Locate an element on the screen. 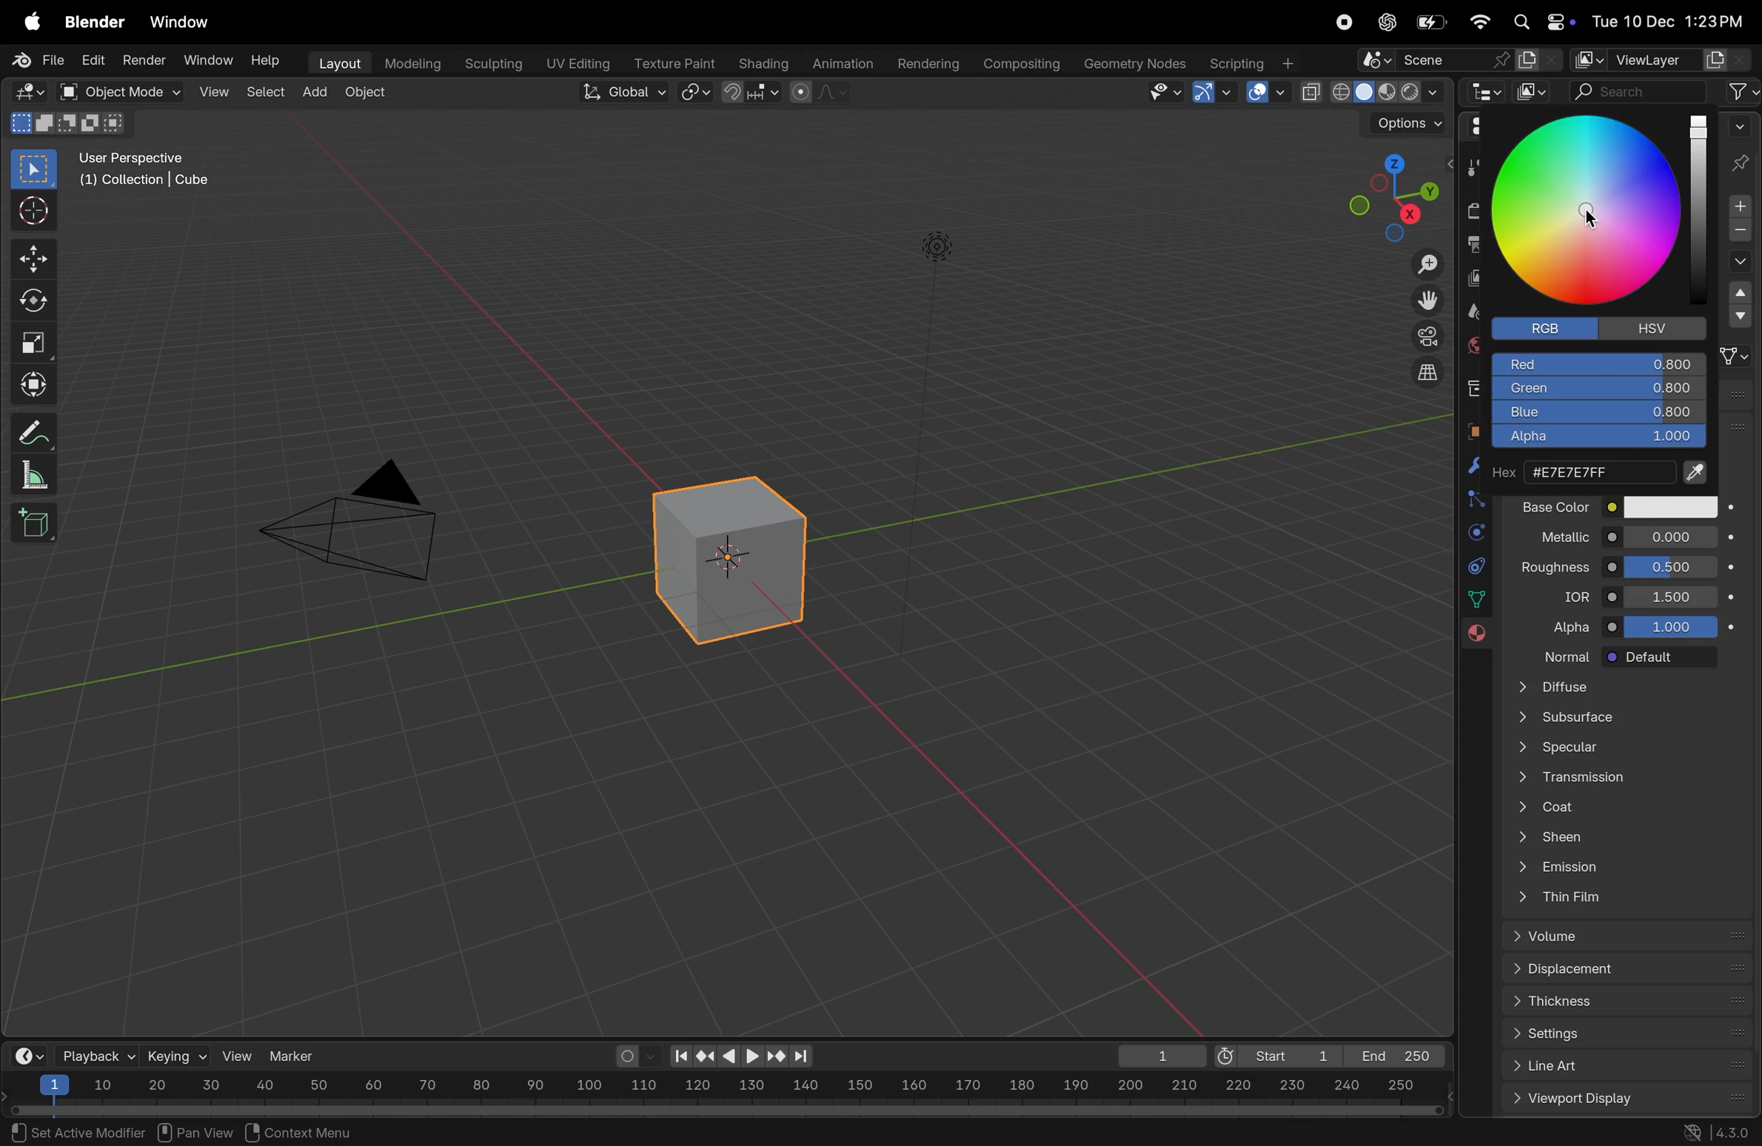 This screenshot has height=1146, width=1762. zoom is located at coordinates (1421, 267).